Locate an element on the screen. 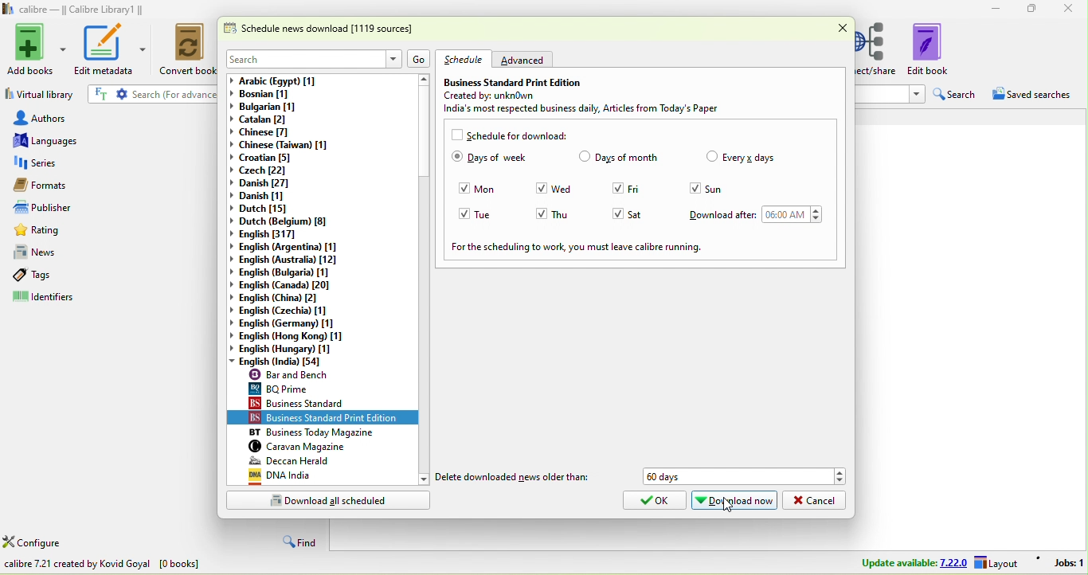 This screenshot has width=1088, height=575. formats is located at coordinates (111, 186).